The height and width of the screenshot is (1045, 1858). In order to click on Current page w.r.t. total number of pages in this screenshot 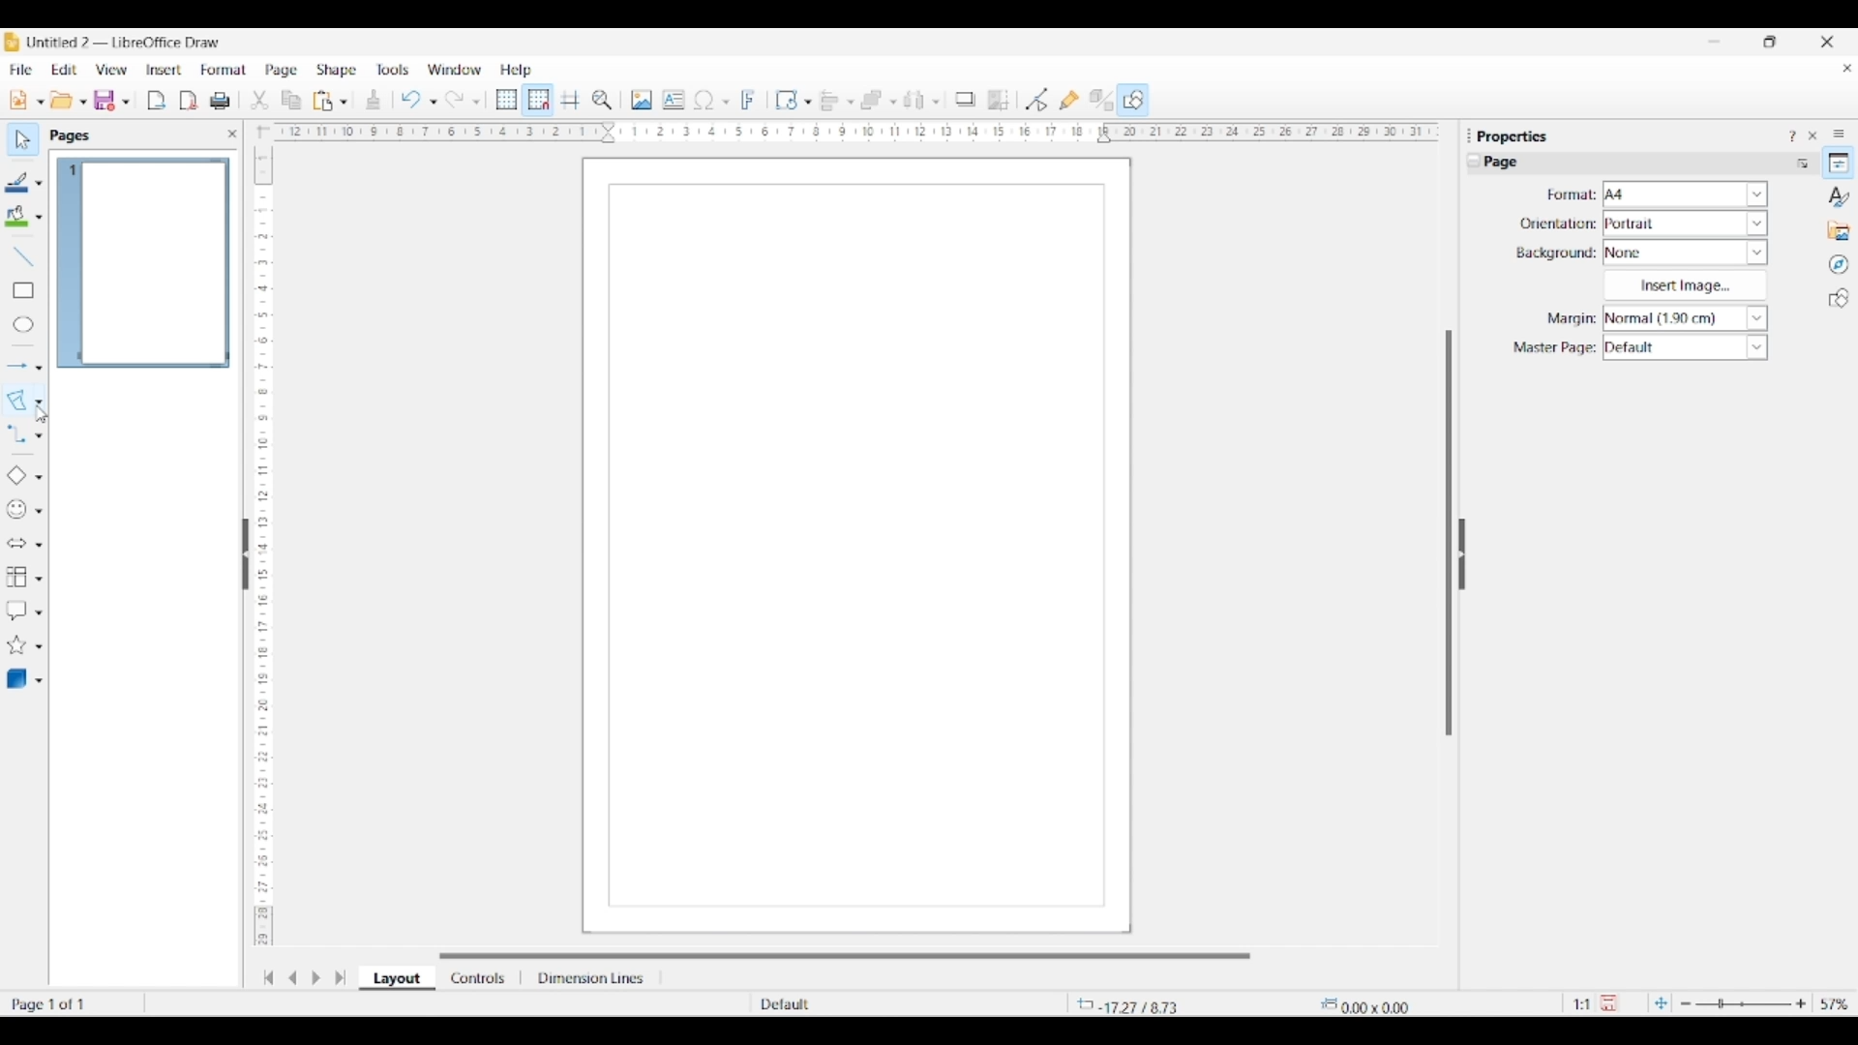, I will do `click(72, 1003)`.